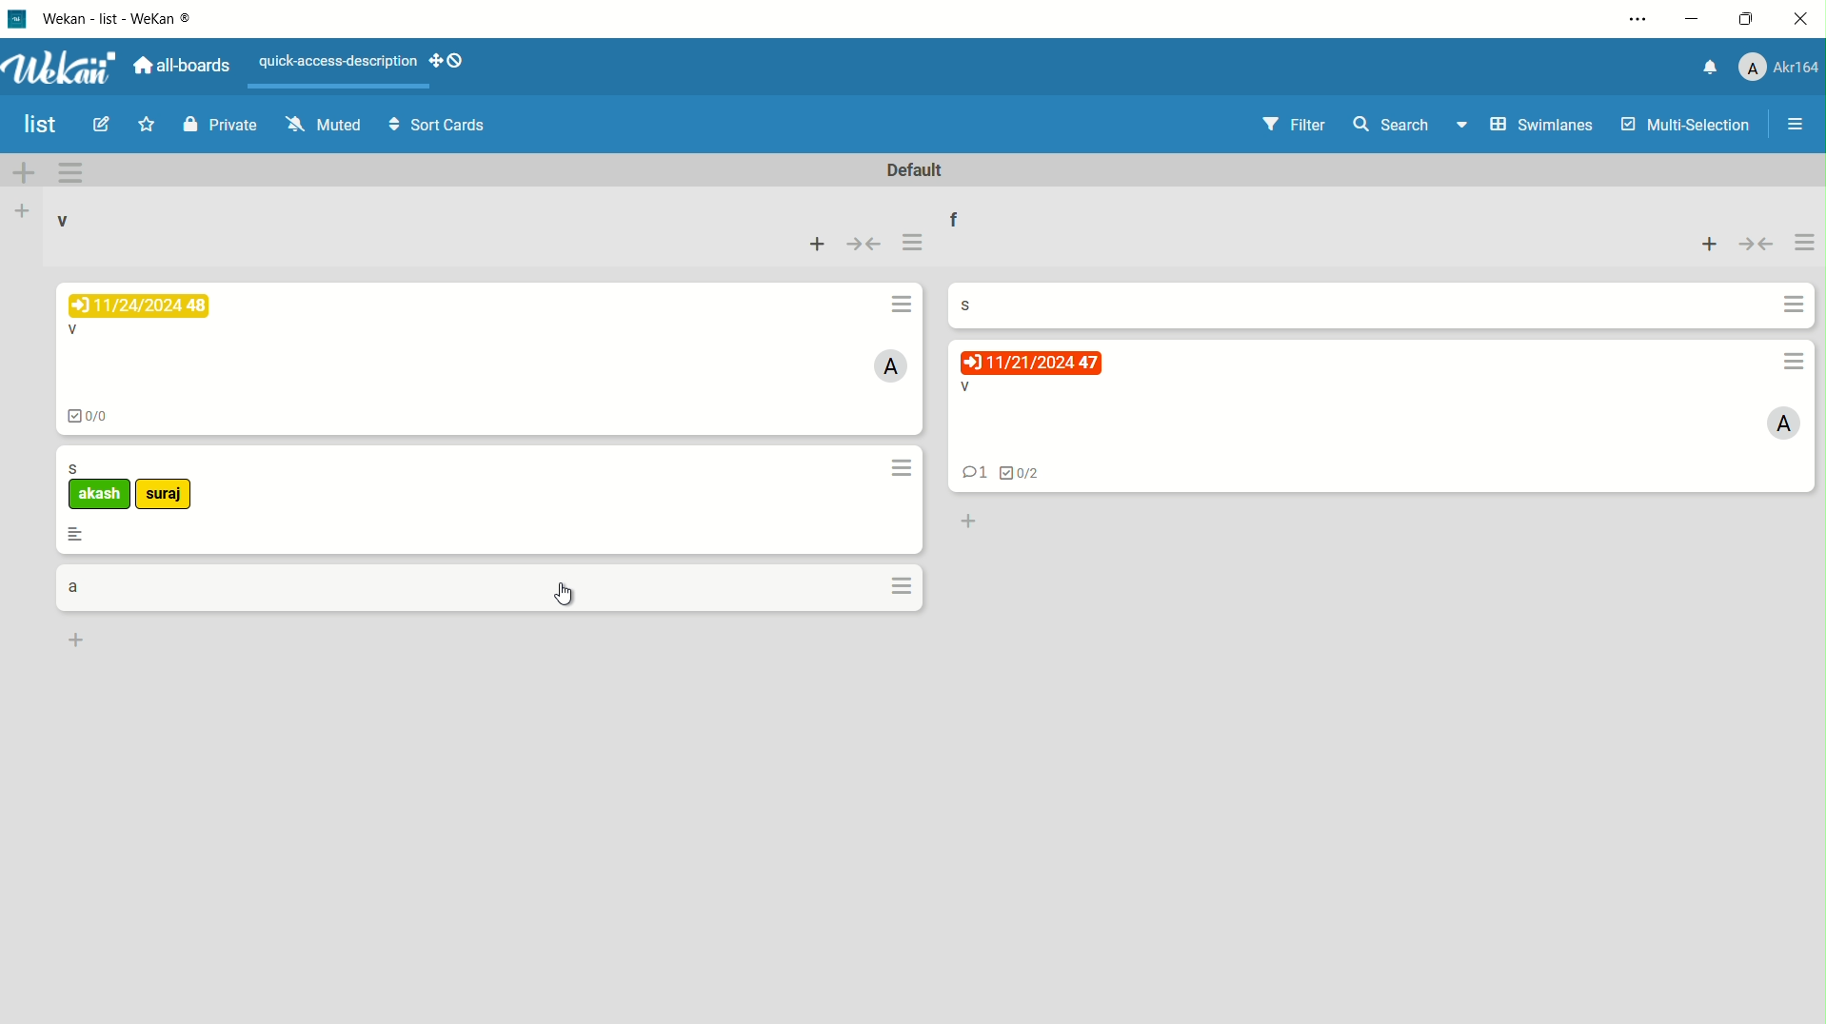  I want to click on sort cards, so click(440, 127).